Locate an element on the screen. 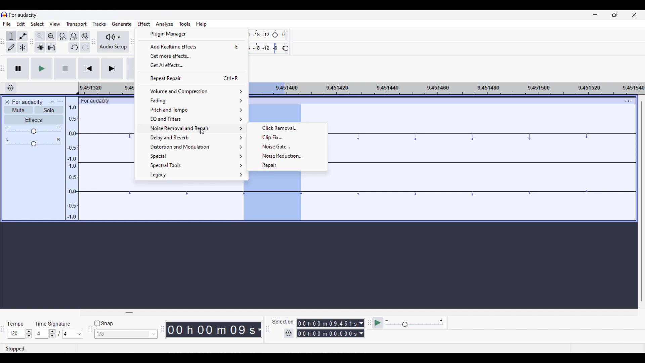 The height and width of the screenshot is (363, 645). Tracks menu is located at coordinates (99, 24).